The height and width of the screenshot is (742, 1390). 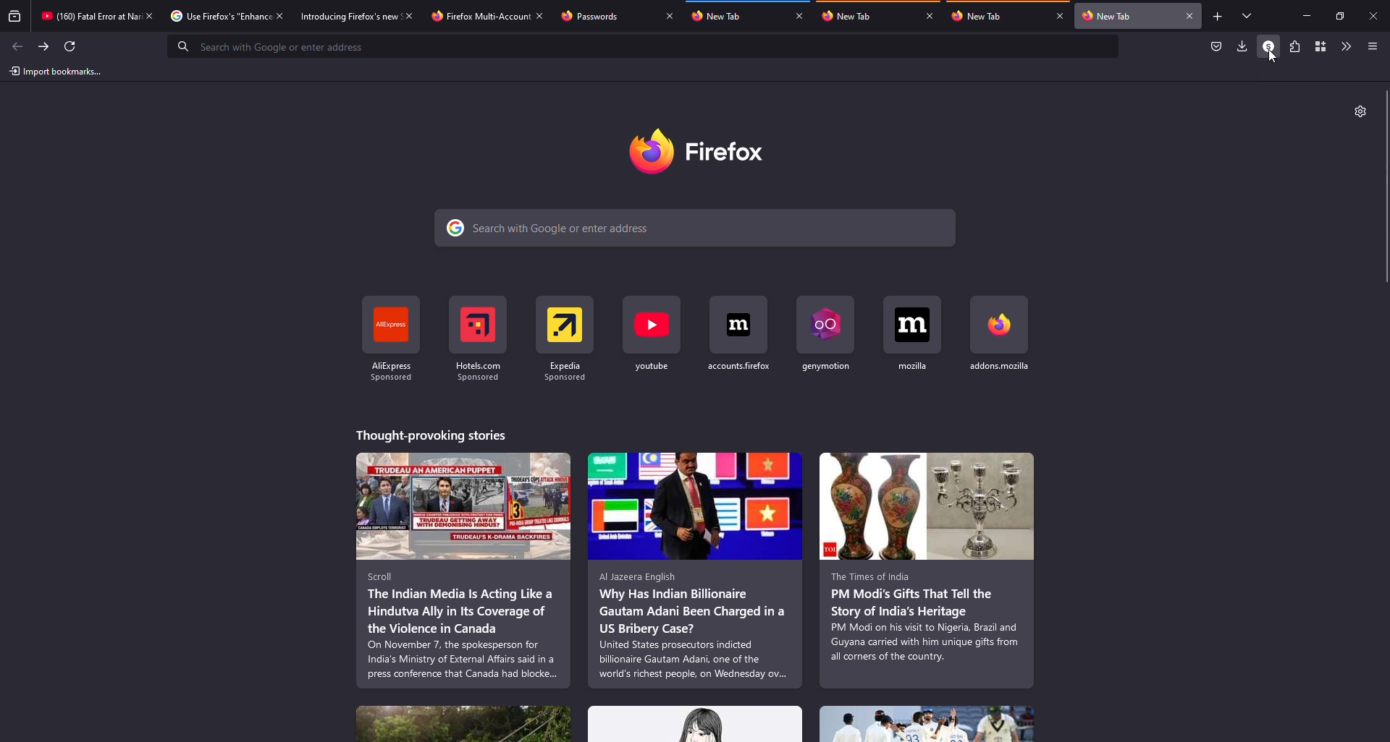 I want to click on tab, so click(x=718, y=16).